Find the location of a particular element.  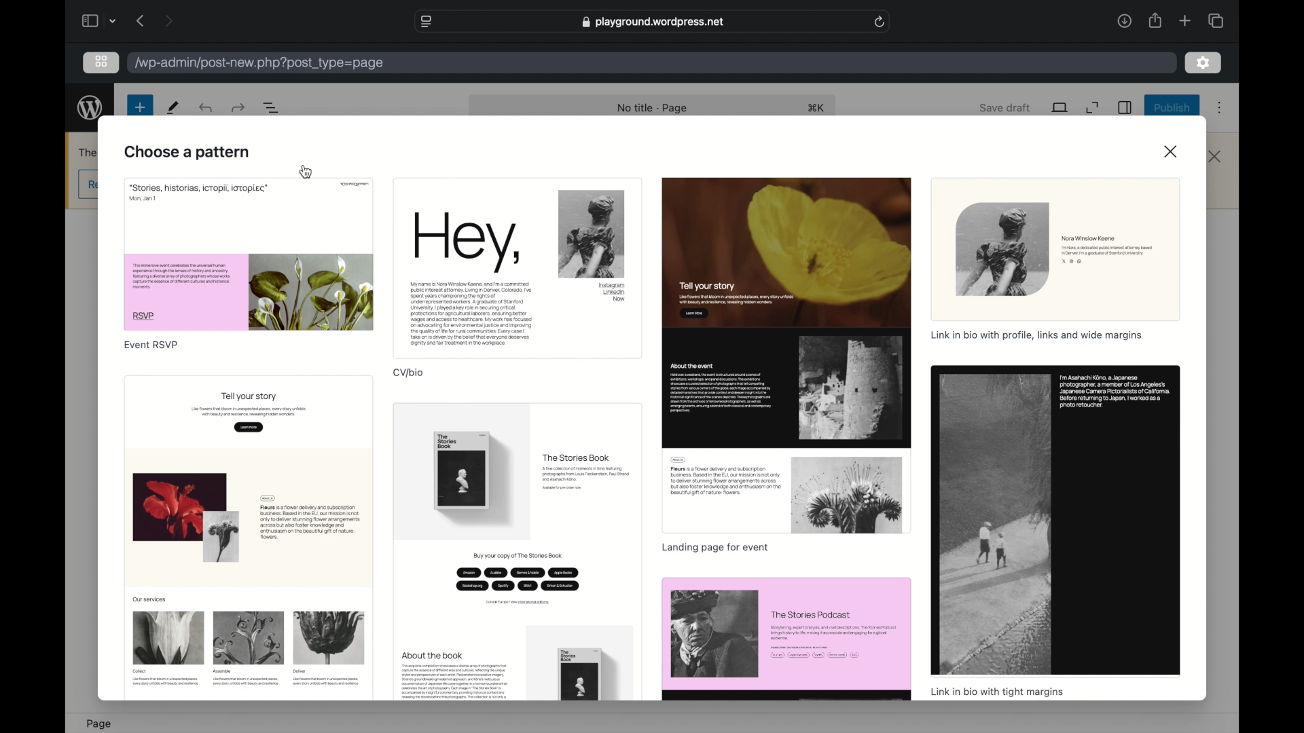

new is located at coordinates (140, 107).